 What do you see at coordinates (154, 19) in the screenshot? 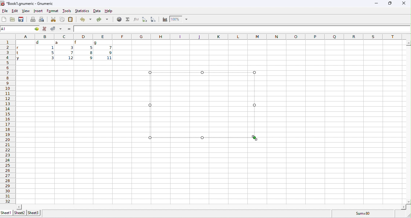
I see `sort descending` at bounding box center [154, 19].